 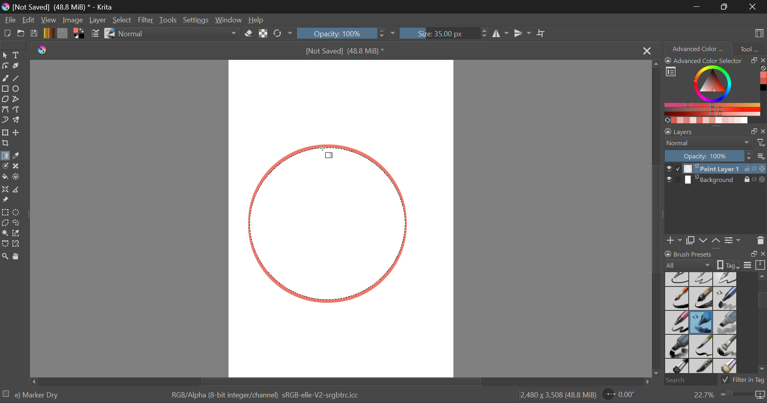 What do you see at coordinates (701, 346) in the screenshot?
I see `Bristles-1 Details` at bounding box center [701, 346].